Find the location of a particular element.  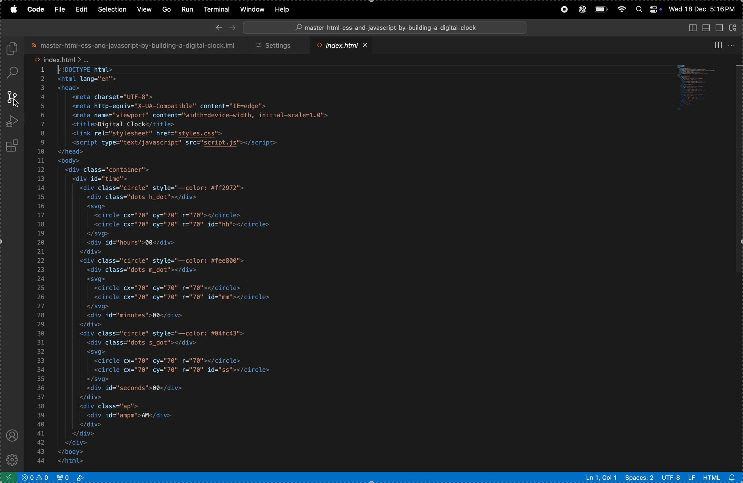

slection is located at coordinates (113, 8).